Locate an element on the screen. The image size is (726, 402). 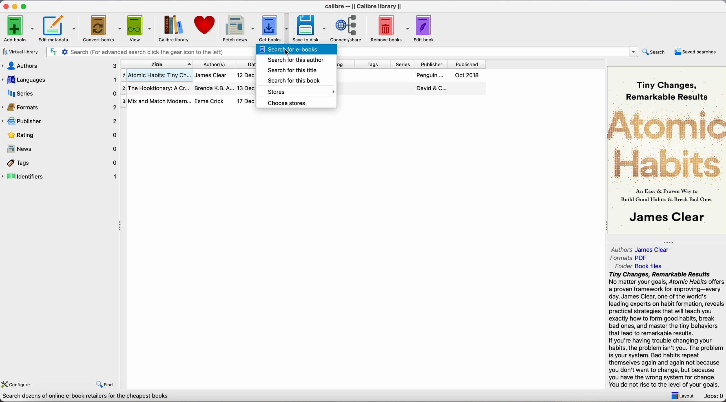
Authors James Clear is located at coordinates (640, 250).